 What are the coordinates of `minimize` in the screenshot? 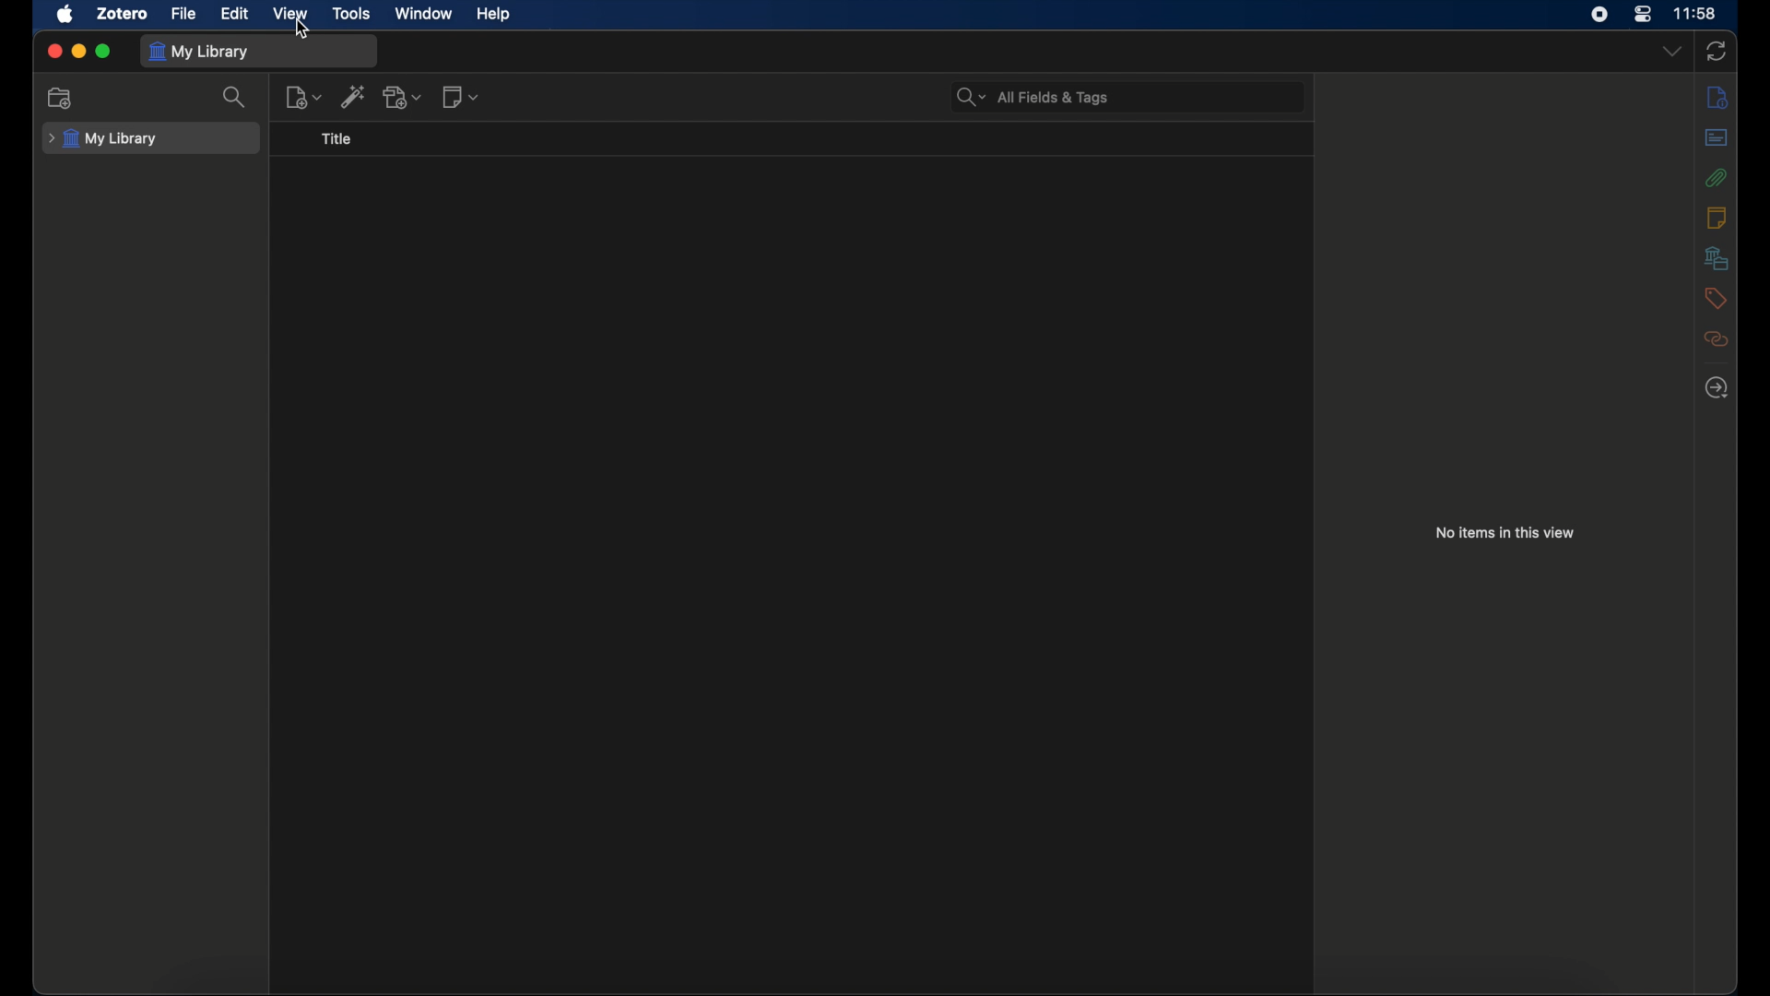 It's located at (77, 51).